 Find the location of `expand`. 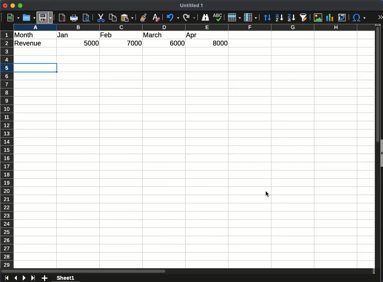

expand is located at coordinates (380, 17).